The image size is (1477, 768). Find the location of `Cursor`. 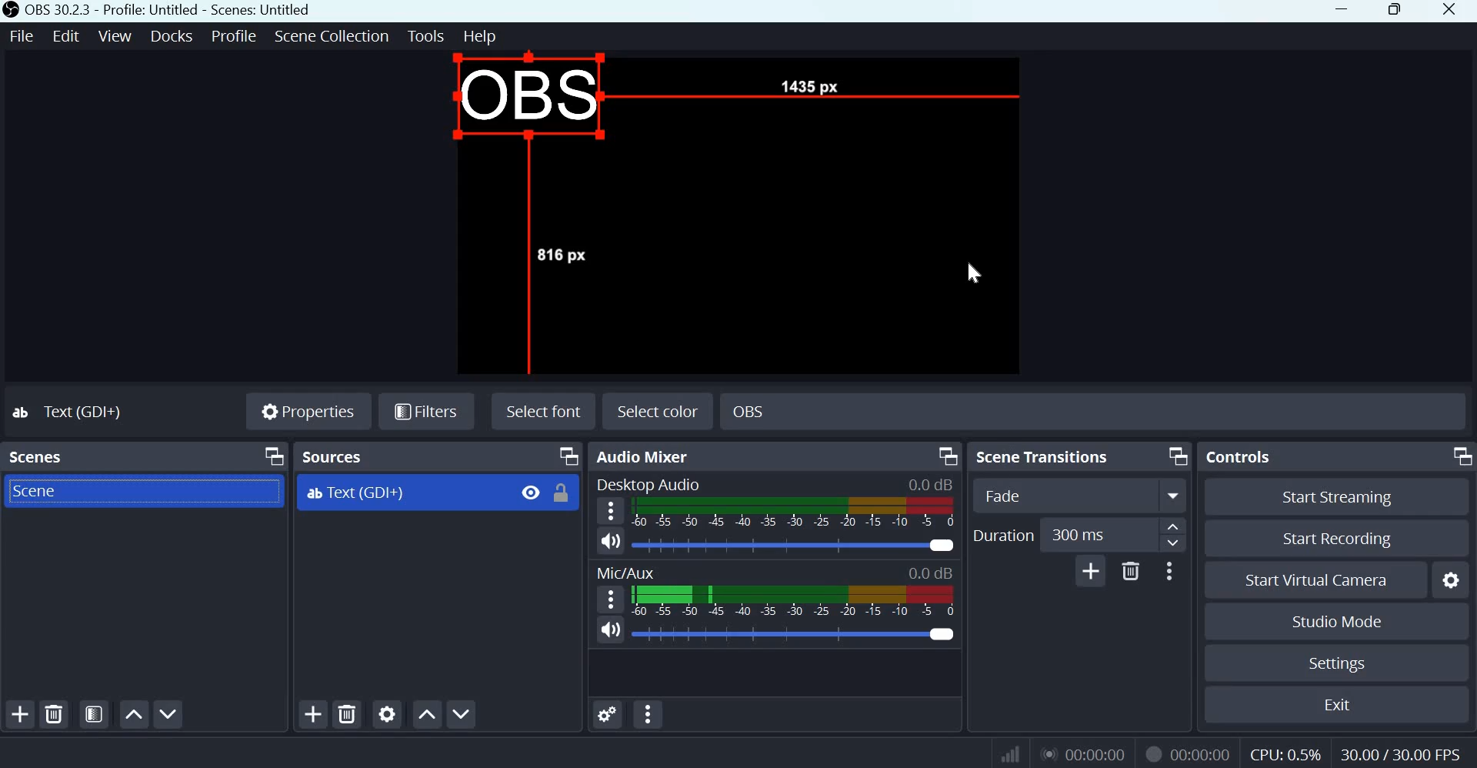

Cursor is located at coordinates (975, 266).